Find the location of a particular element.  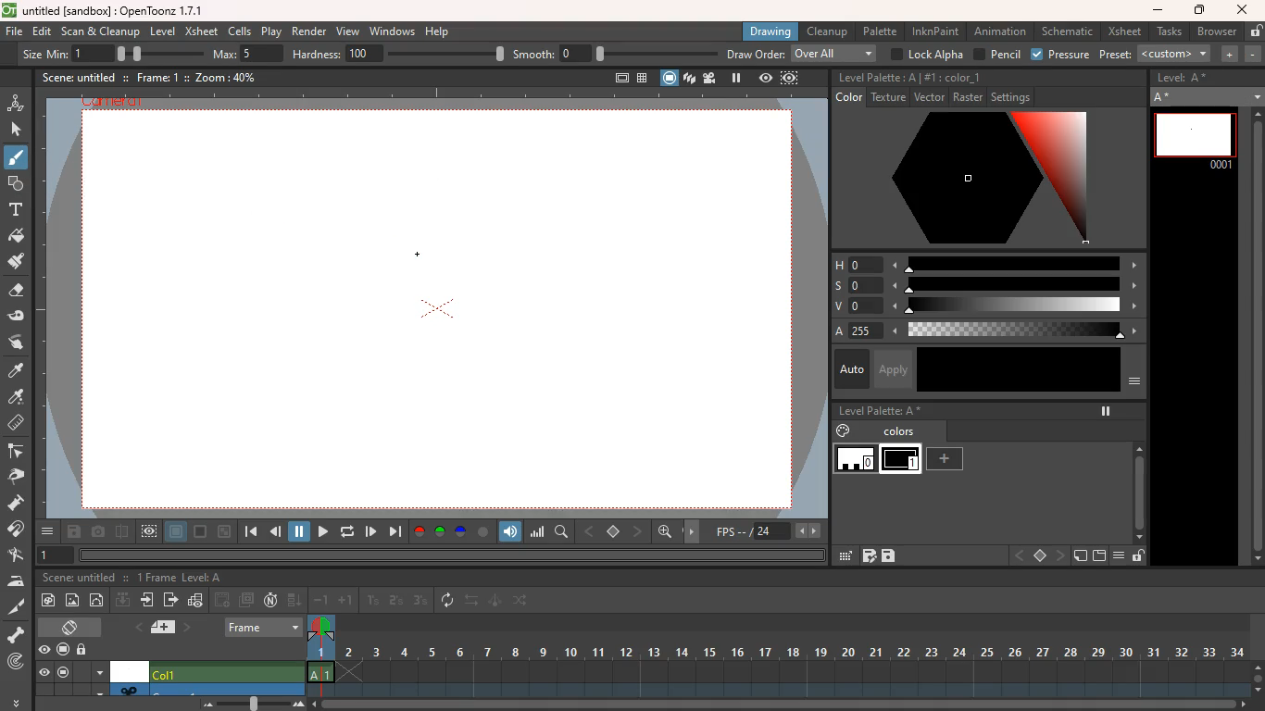

+1 is located at coordinates (346, 602).